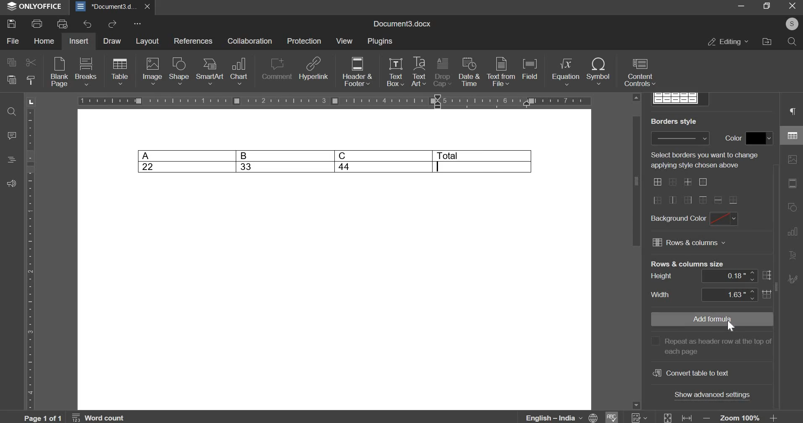 This screenshot has width=803, height=423. I want to click on Ruler, so click(334, 101).